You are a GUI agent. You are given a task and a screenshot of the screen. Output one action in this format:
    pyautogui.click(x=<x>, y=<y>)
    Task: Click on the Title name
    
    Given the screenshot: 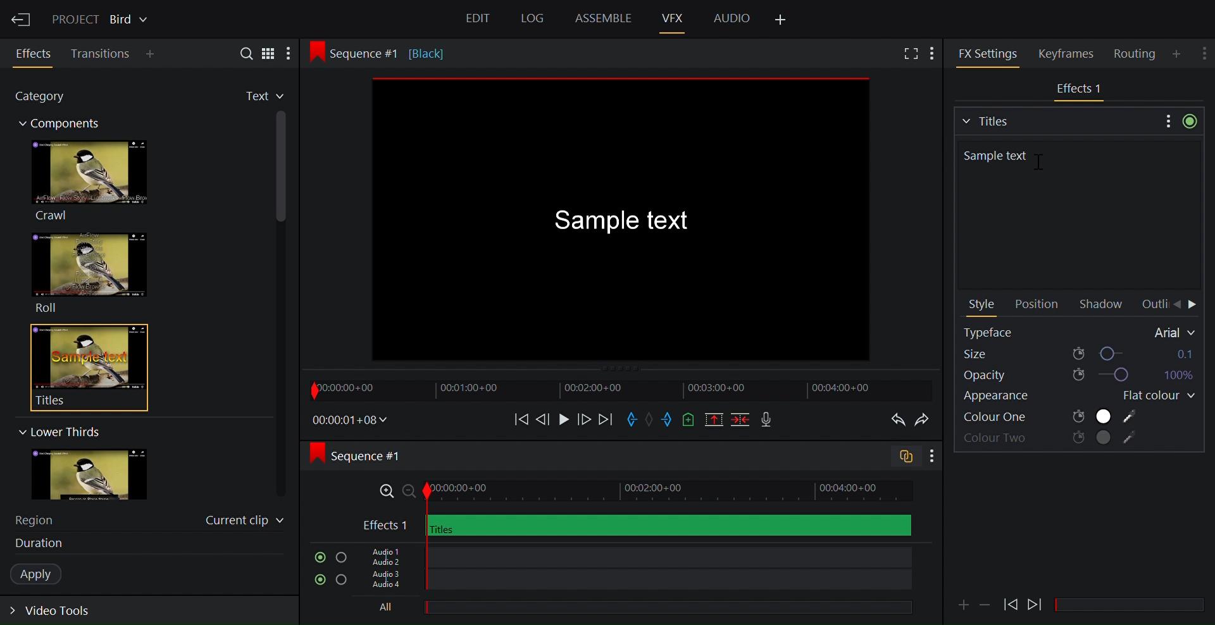 What is the action you would take?
    pyautogui.click(x=1075, y=213)
    